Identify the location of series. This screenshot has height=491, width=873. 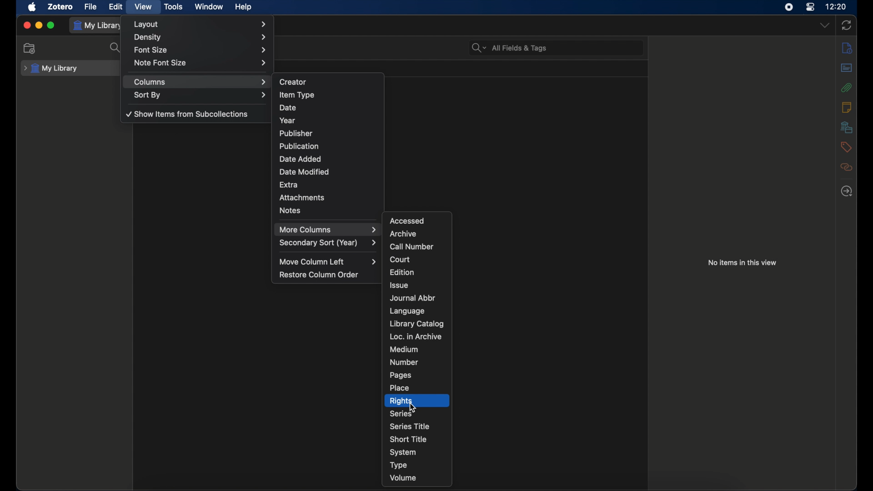
(401, 414).